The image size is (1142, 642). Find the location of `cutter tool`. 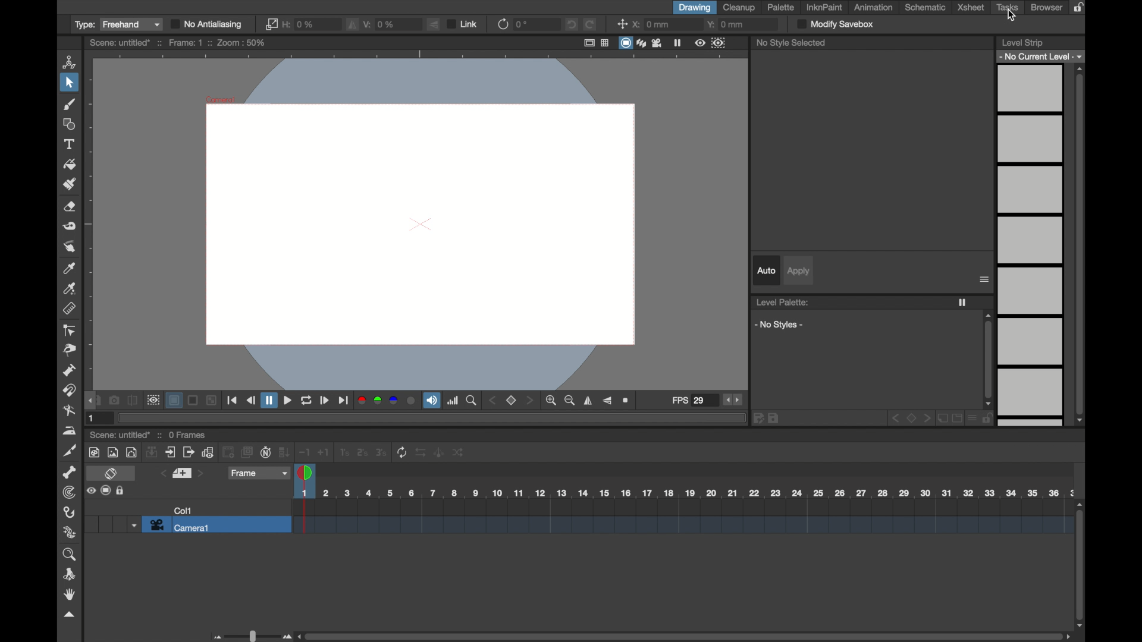

cutter tool is located at coordinates (68, 450).